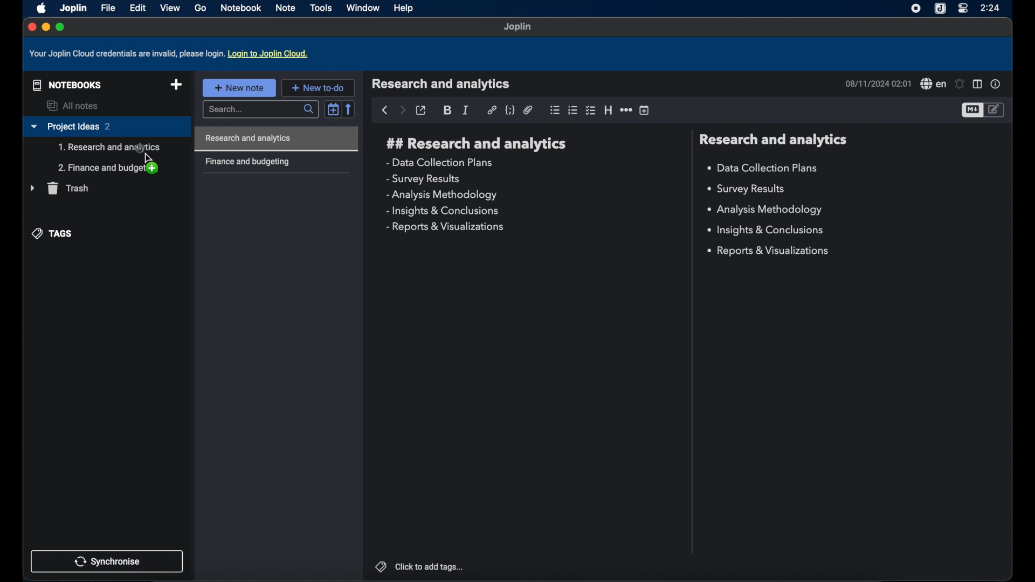 This screenshot has height=582, width=1035. I want to click on survey results, so click(423, 179).